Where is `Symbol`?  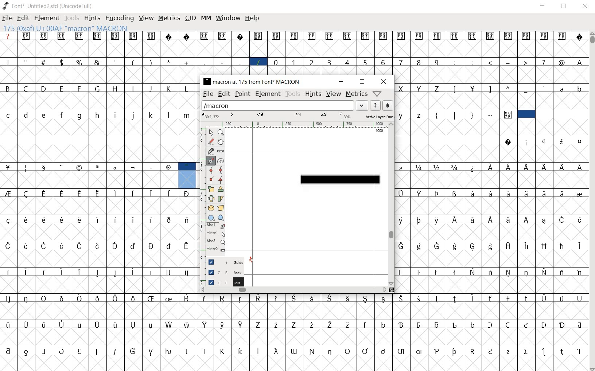
Symbol is located at coordinates (402, 167).